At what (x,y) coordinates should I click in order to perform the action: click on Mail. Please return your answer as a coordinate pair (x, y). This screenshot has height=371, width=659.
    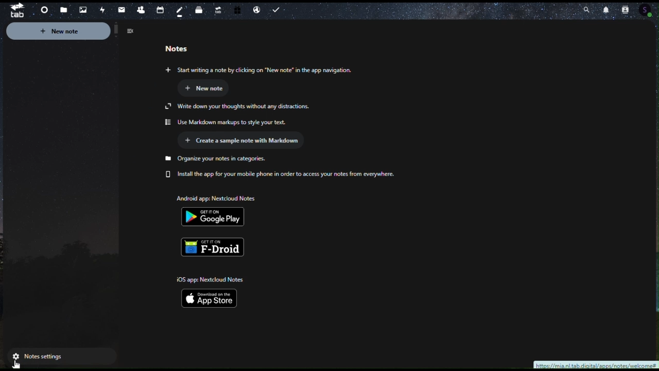
    Looking at the image, I should click on (122, 10).